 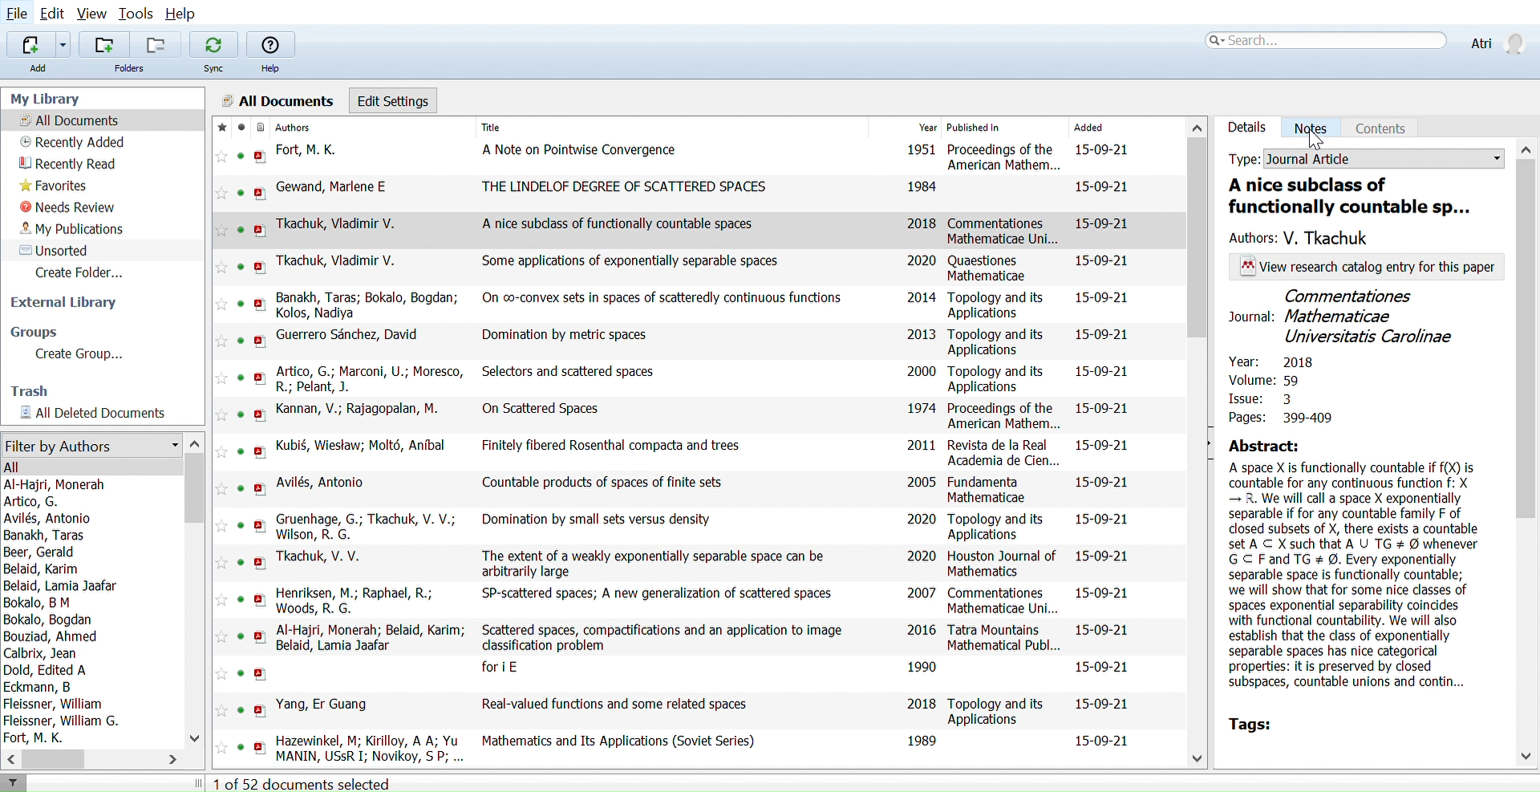 What do you see at coordinates (260, 526) in the screenshot?
I see `open PDF` at bounding box center [260, 526].